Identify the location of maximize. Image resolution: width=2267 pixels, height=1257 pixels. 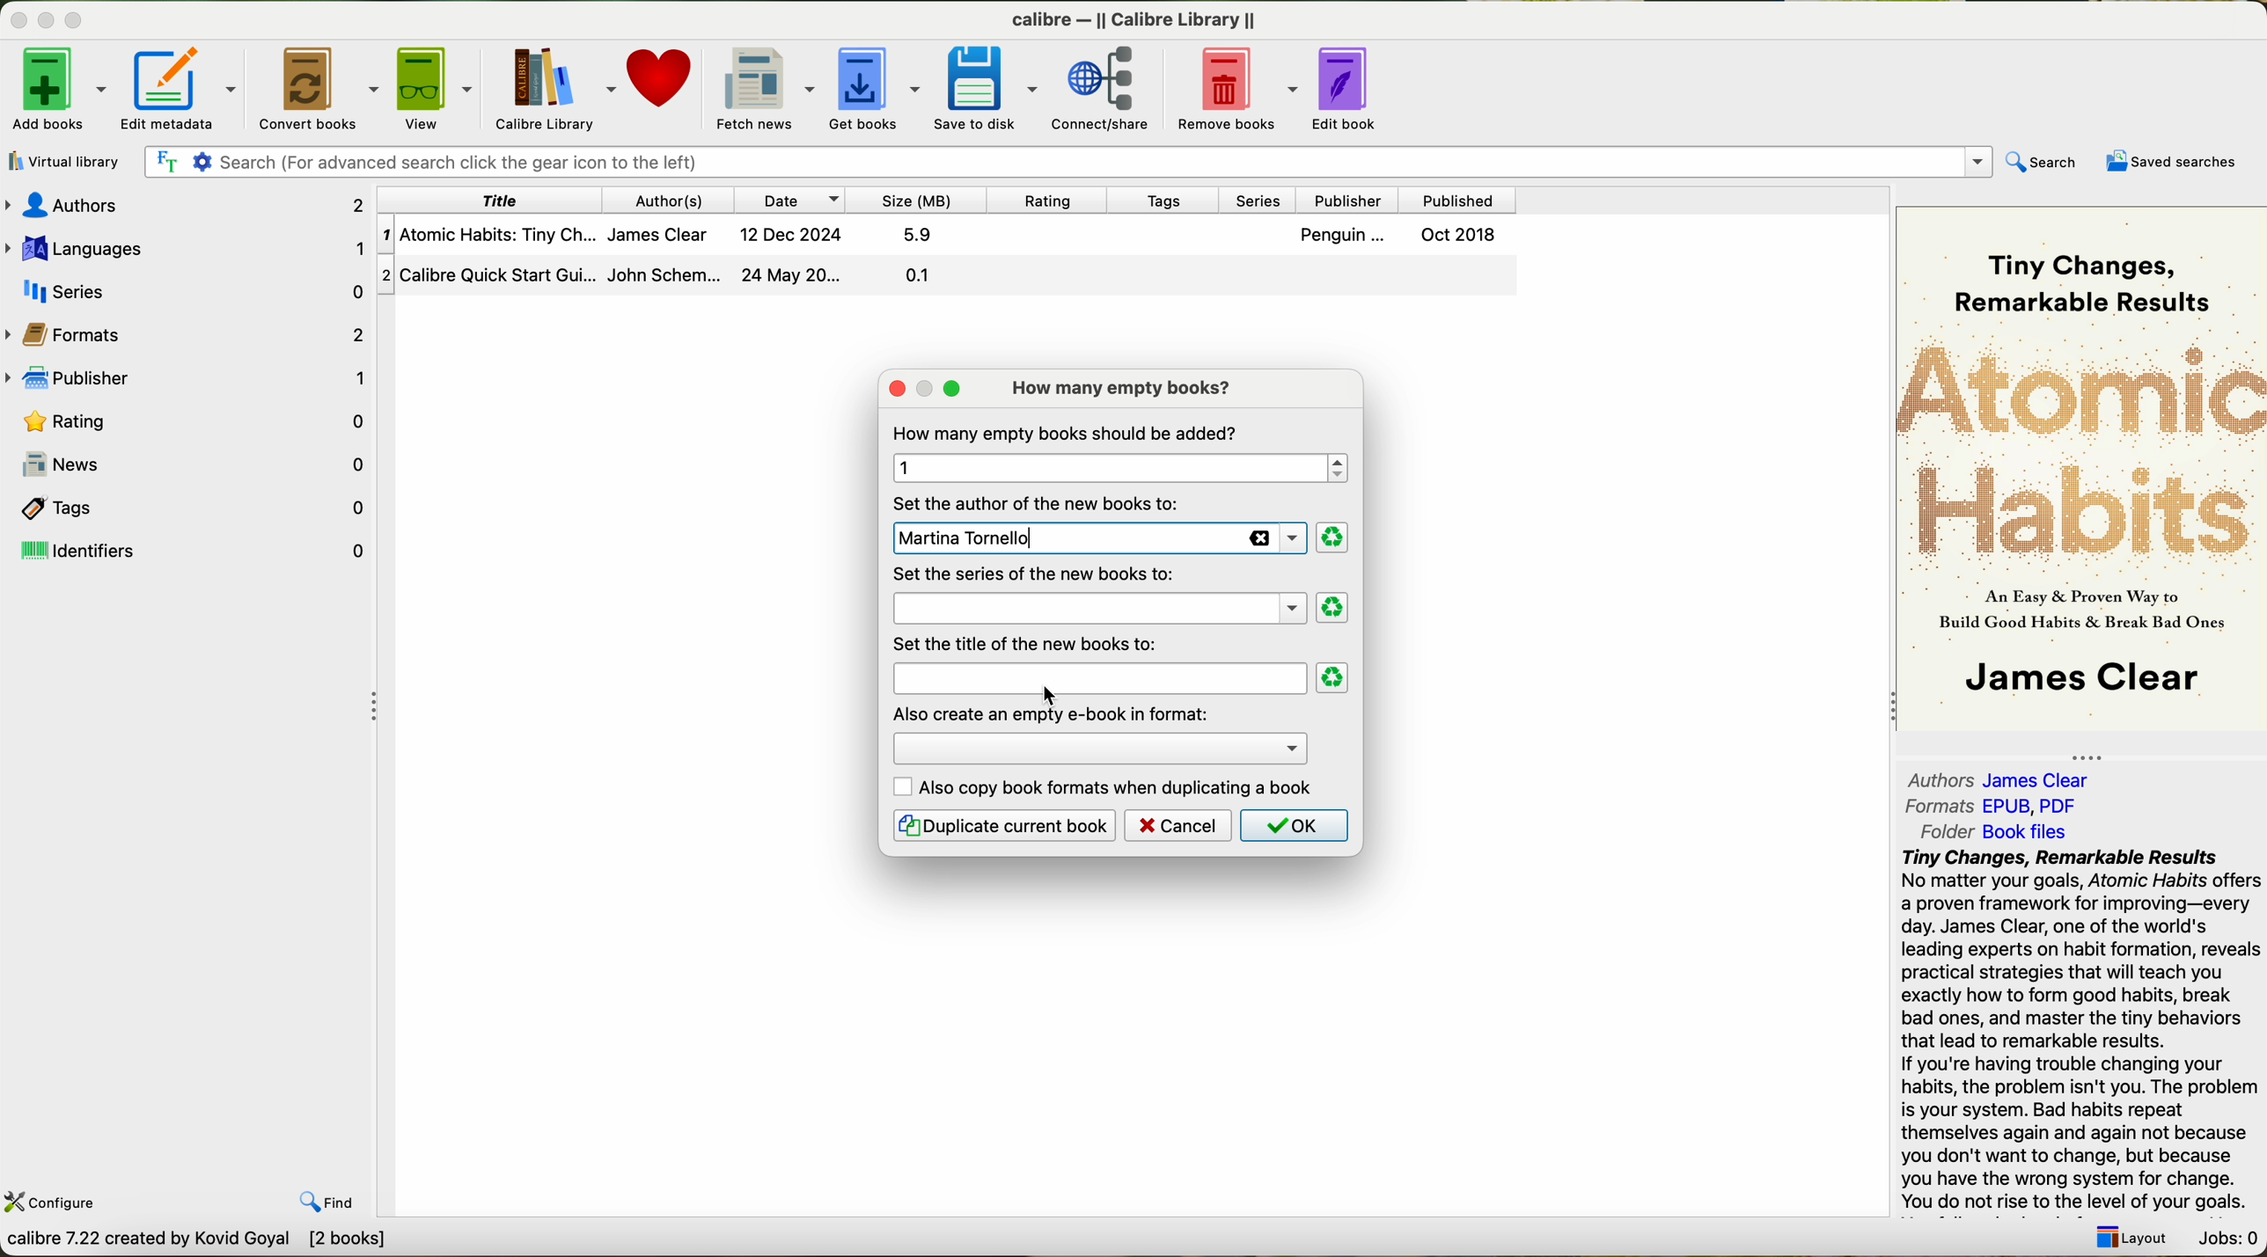
(77, 18).